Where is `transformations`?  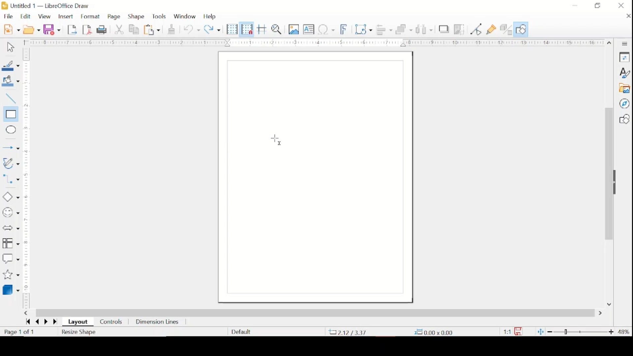 transformations is located at coordinates (364, 29).